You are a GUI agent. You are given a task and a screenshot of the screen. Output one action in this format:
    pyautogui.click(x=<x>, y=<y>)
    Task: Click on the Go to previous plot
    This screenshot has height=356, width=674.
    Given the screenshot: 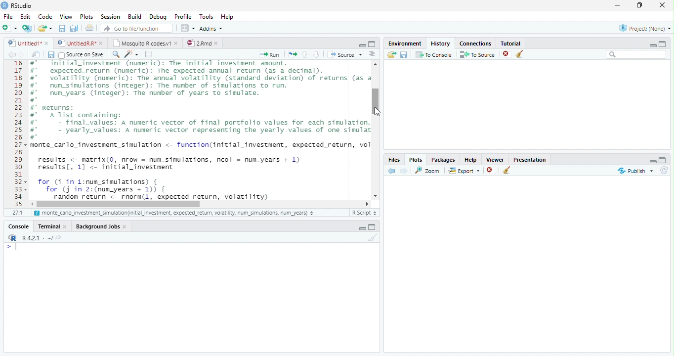 What is the action you would take?
    pyautogui.click(x=392, y=171)
    